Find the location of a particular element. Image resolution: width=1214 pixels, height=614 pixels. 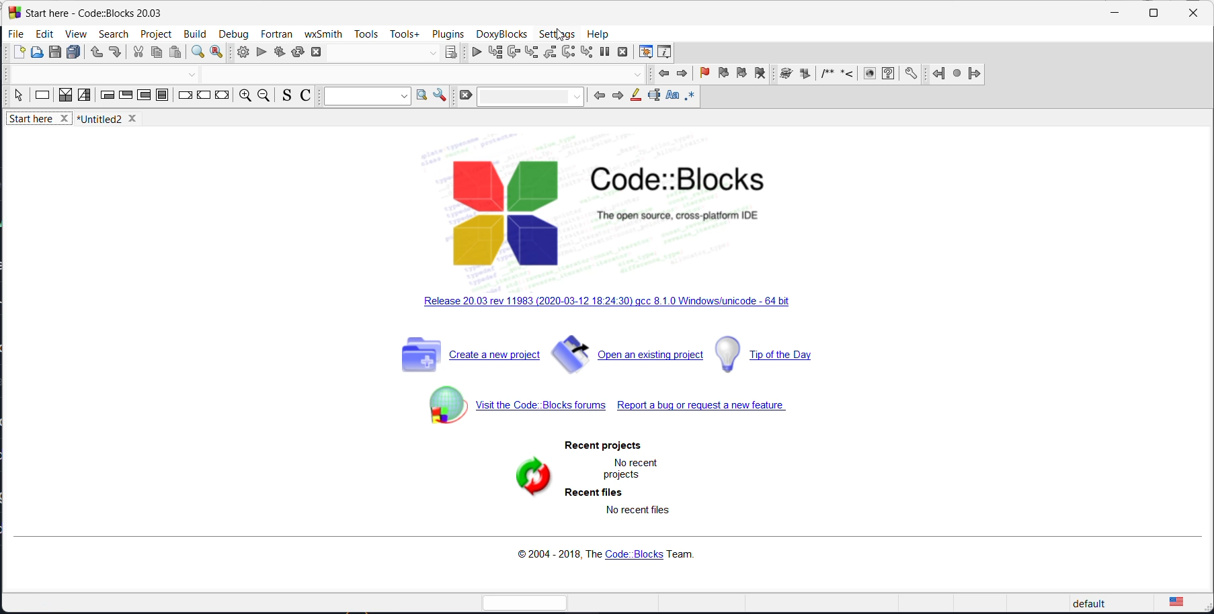

new release is located at coordinates (612, 304).